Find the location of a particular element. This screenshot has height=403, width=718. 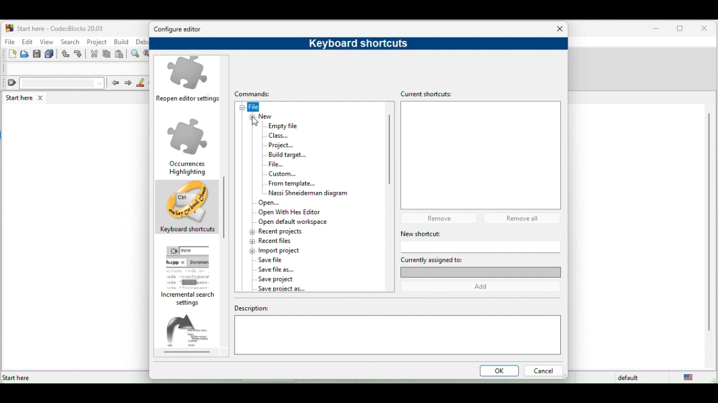

reopen editor settings is located at coordinates (190, 81).